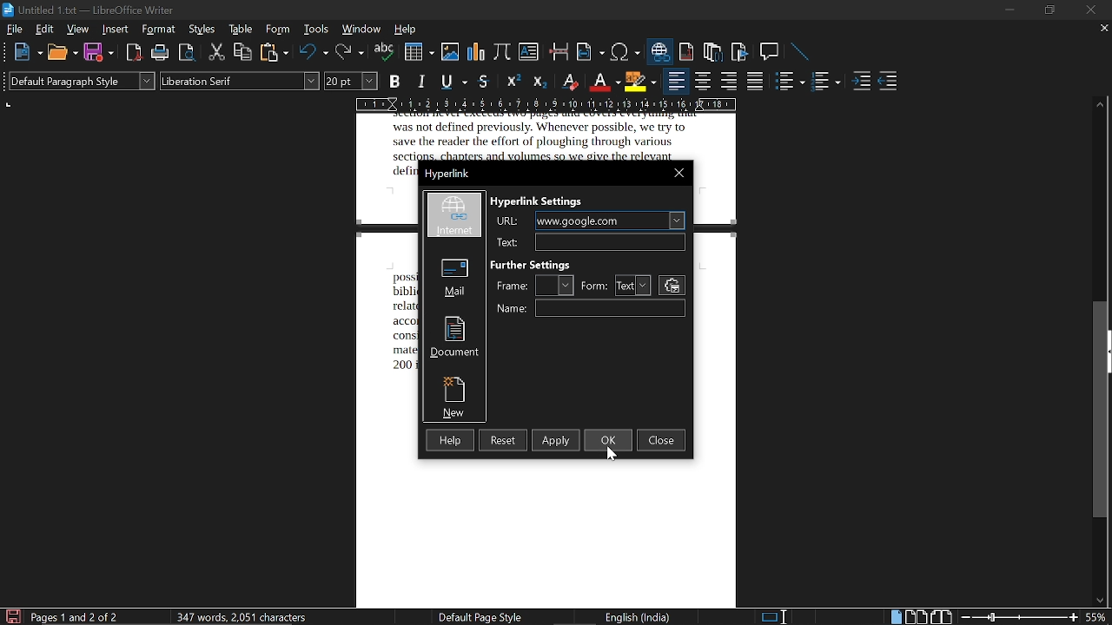 The width and height of the screenshot is (1112, 625). What do you see at coordinates (1018, 617) in the screenshot?
I see `change zoom` at bounding box center [1018, 617].